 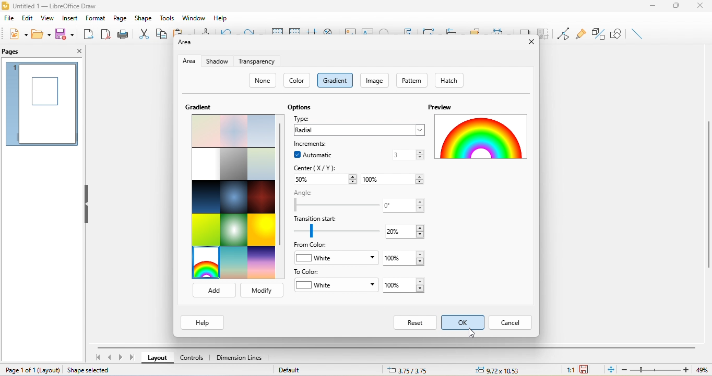 What do you see at coordinates (94, 17) in the screenshot?
I see `format` at bounding box center [94, 17].